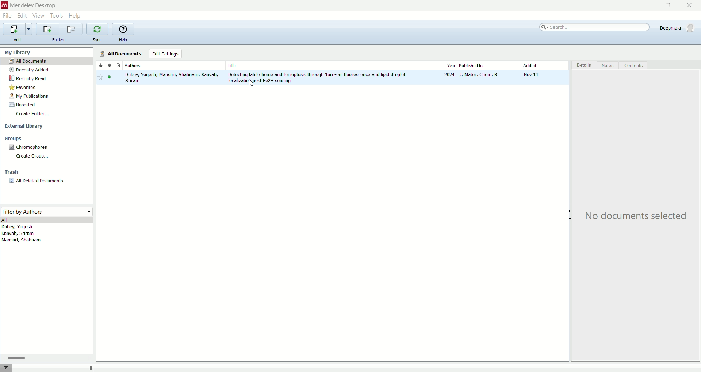 This screenshot has height=372, width=701. I want to click on file, so click(7, 16).